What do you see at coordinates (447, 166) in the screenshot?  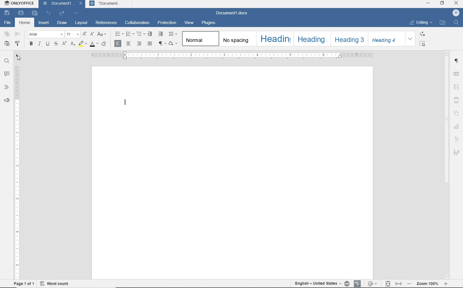 I see `SCROLLBAR` at bounding box center [447, 166].